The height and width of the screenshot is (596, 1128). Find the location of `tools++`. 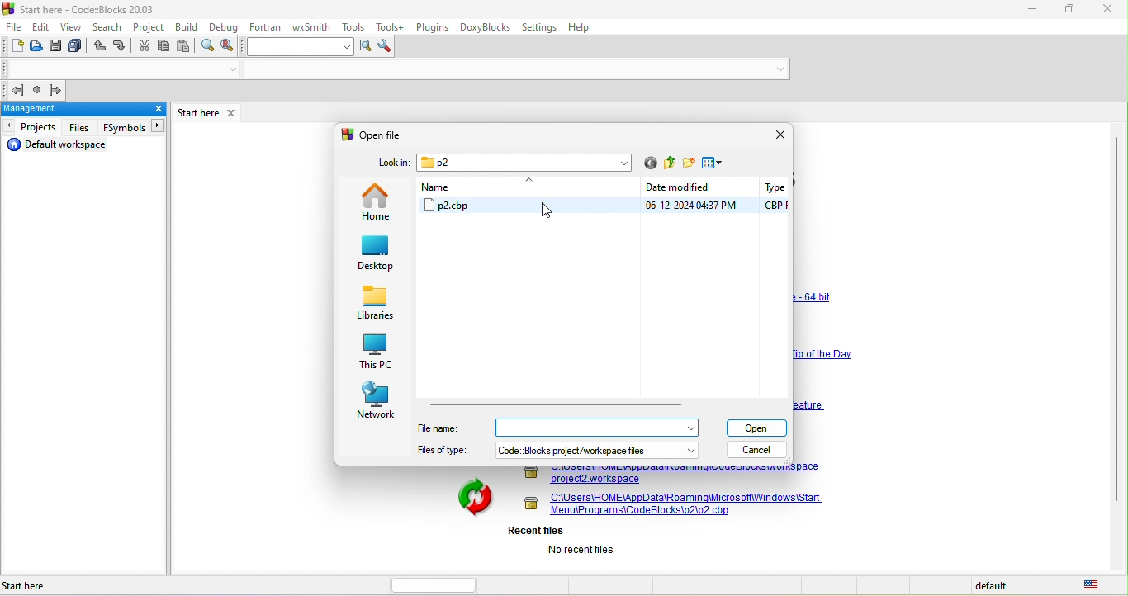

tools++ is located at coordinates (392, 28).